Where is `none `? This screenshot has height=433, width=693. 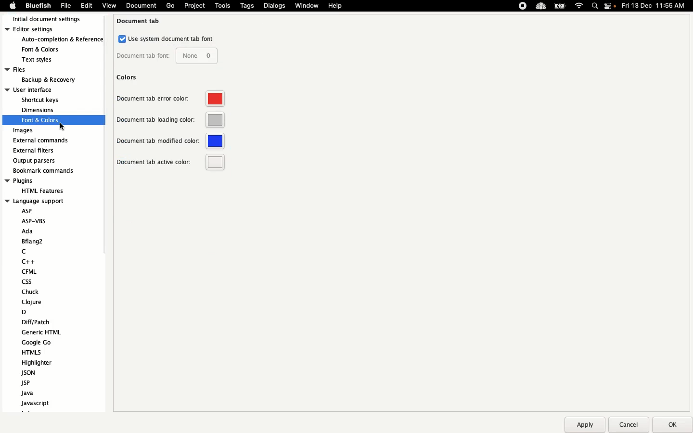 none  is located at coordinates (195, 56).